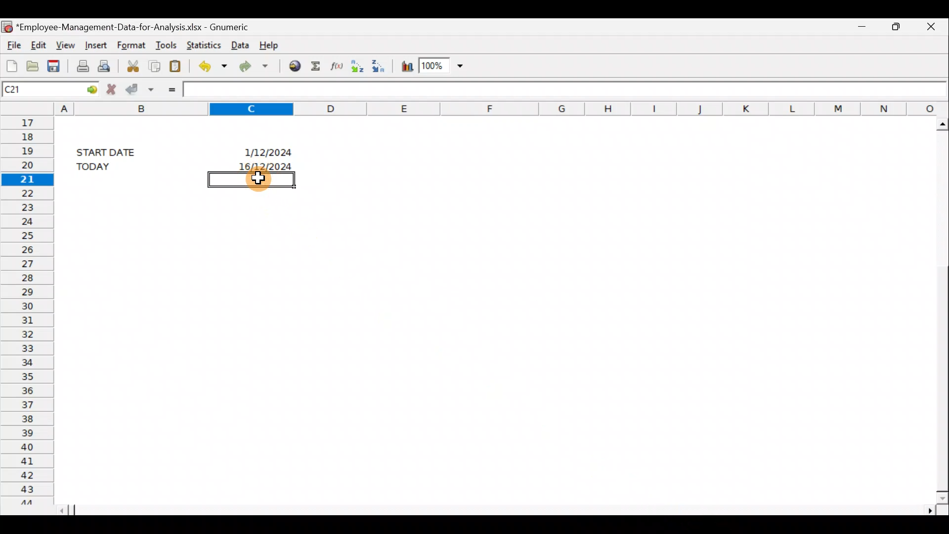  Describe the element at coordinates (501, 107) in the screenshot. I see `Columns` at that location.